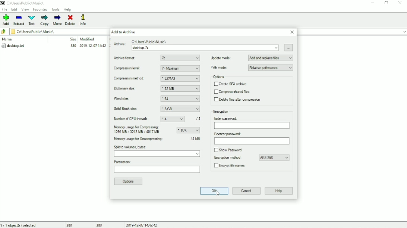  Describe the element at coordinates (173, 119) in the screenshot. I see `4` at that location.